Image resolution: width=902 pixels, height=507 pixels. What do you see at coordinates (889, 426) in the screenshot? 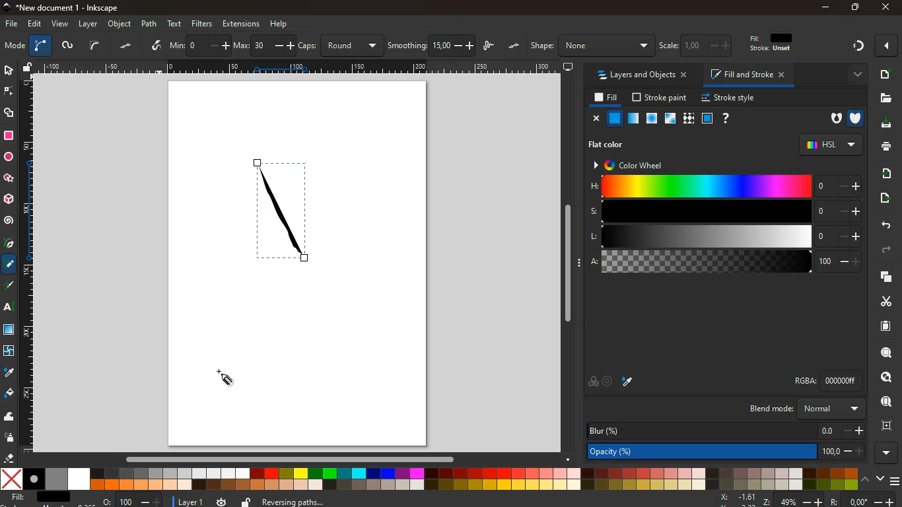
I see `frame` at bounding box center [889, 426].